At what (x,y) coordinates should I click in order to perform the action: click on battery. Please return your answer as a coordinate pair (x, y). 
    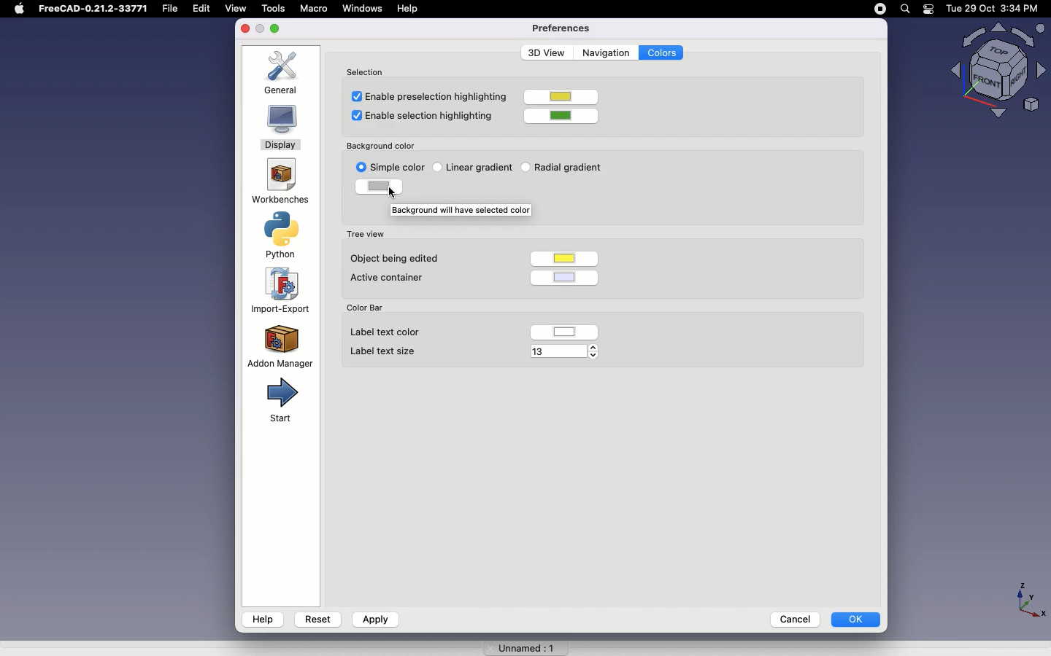
    Looking at the image, I should click on (929, 10).